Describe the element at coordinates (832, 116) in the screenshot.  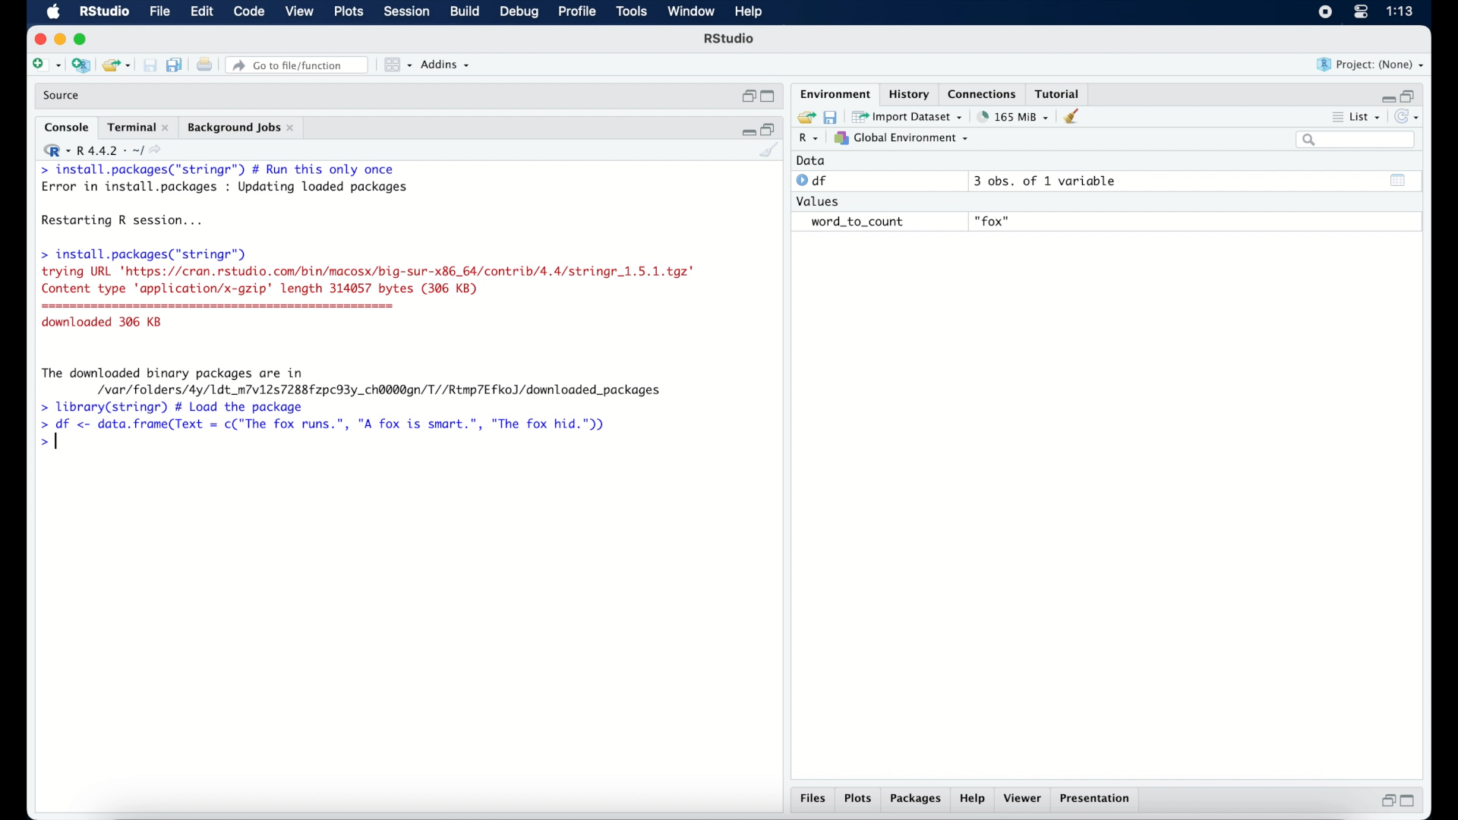
I see `save` at that location.